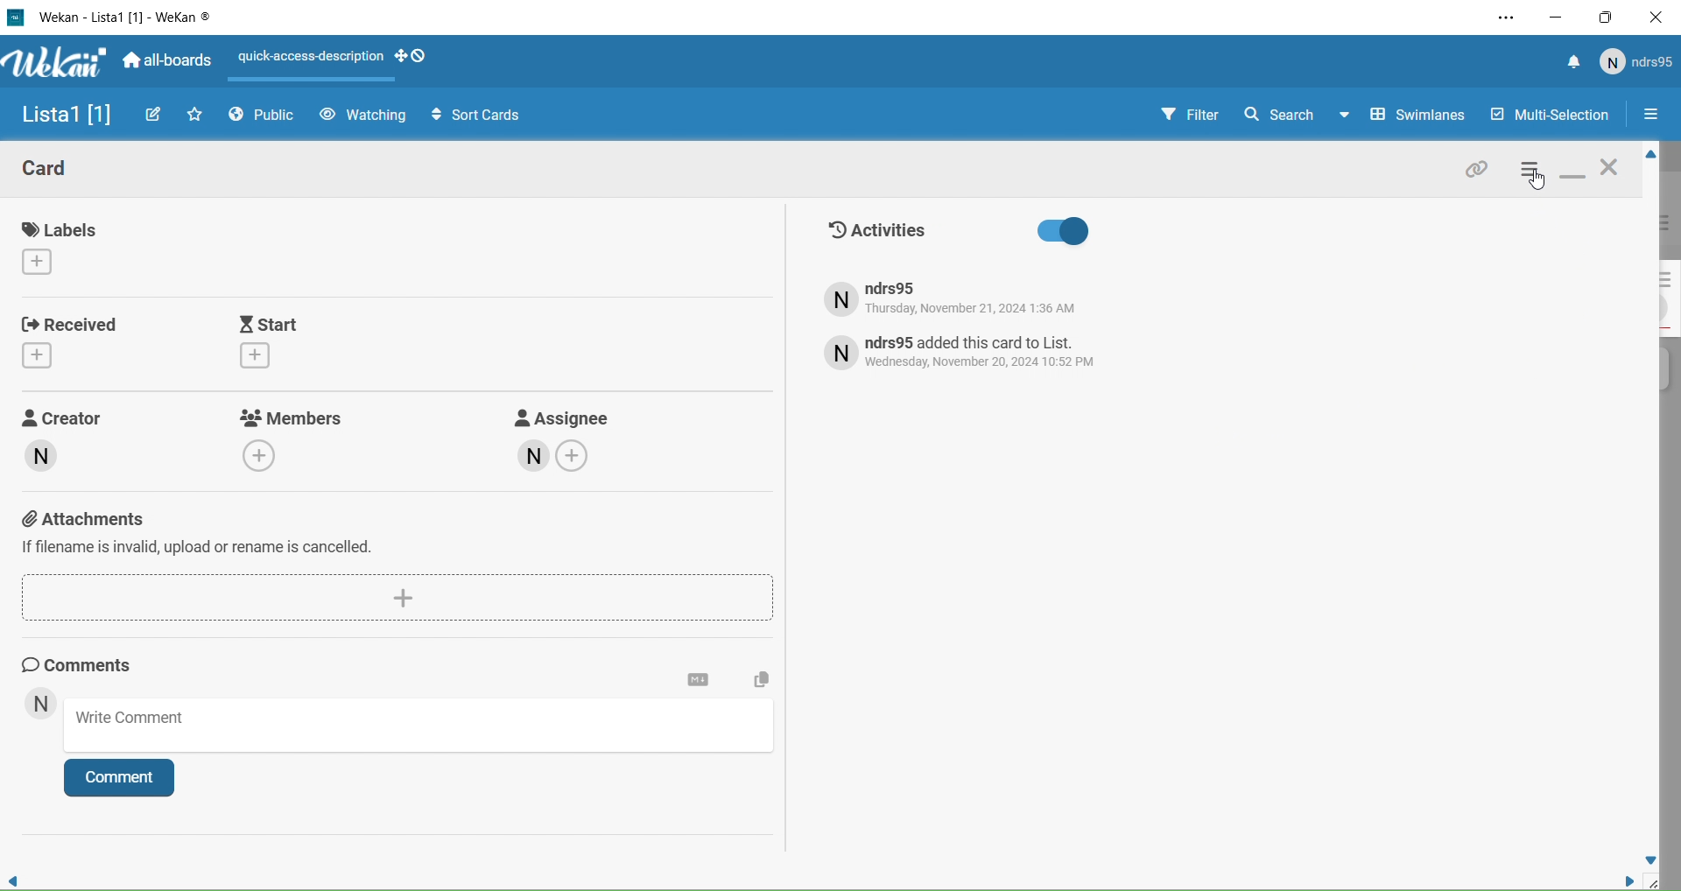 This screenshot has height=891, width=1681. What do you see at coordinates (1177, 116) in the screenshot?
I see `Filter` at bounding box center [1177, 116].